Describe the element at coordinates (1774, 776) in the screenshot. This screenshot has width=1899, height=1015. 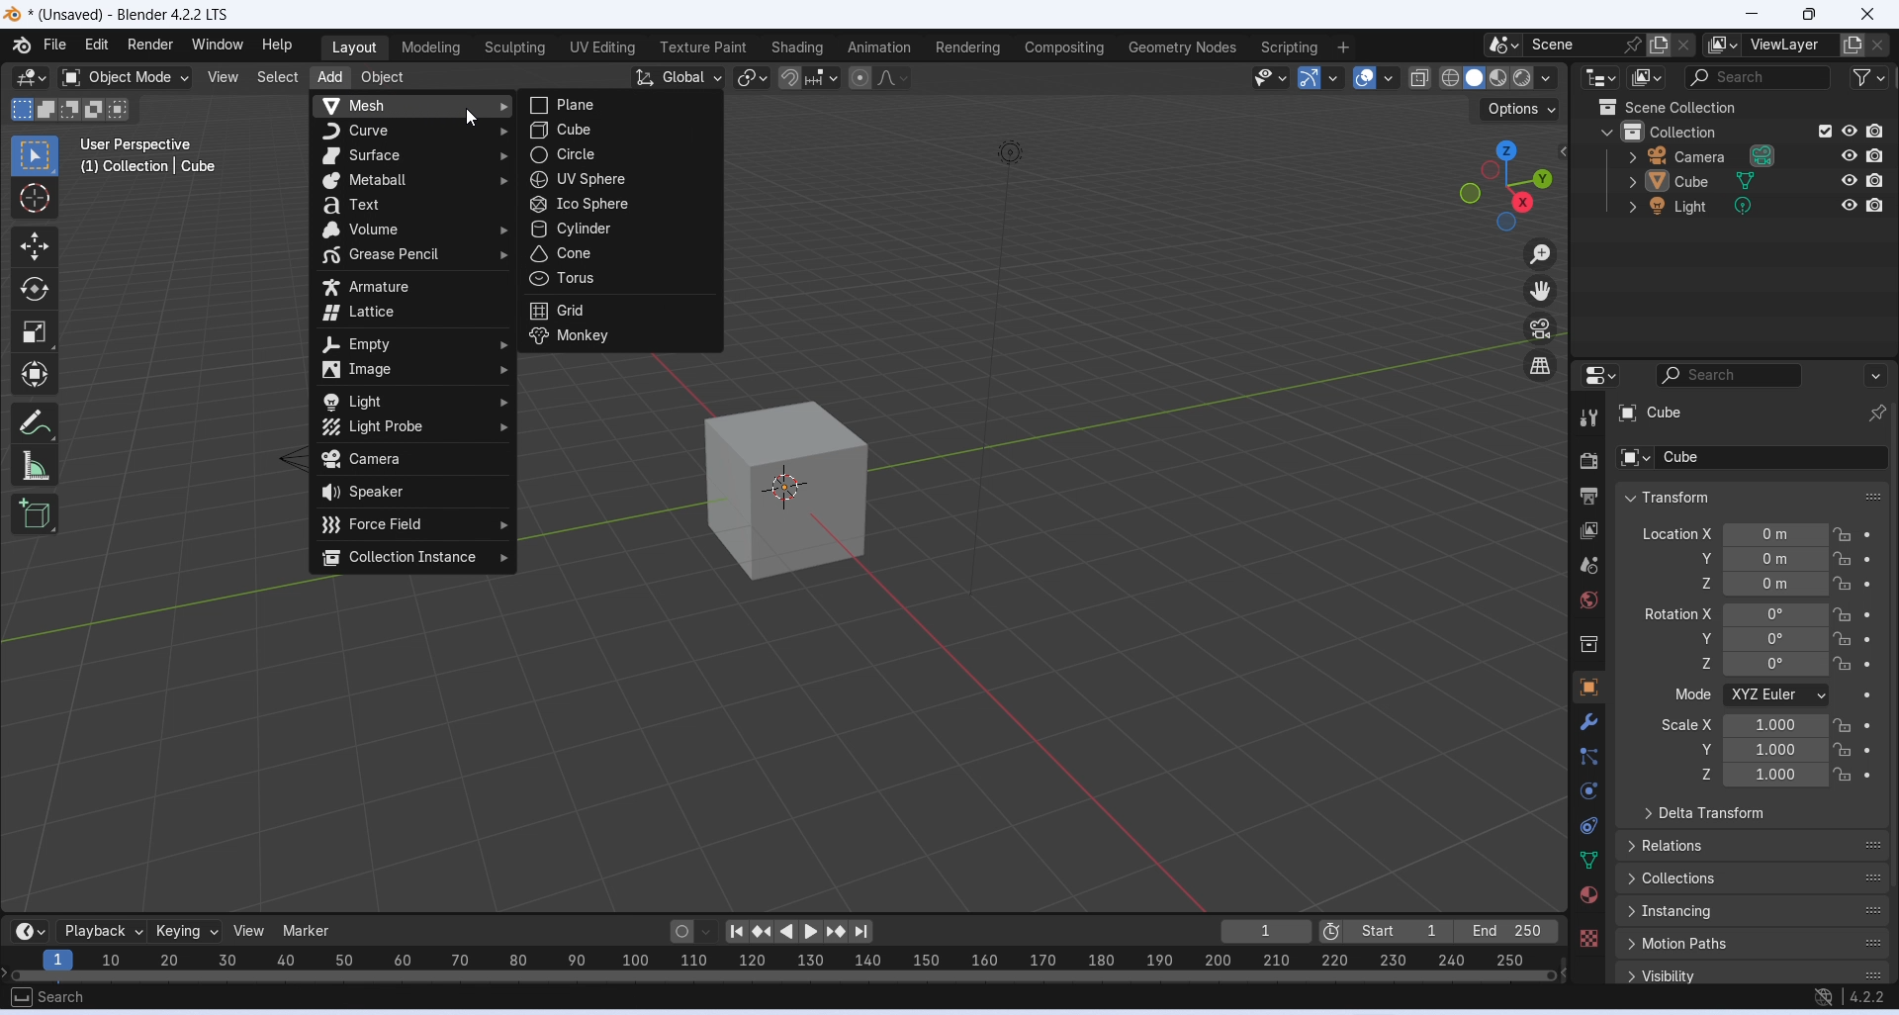
I see `scale` at that location.